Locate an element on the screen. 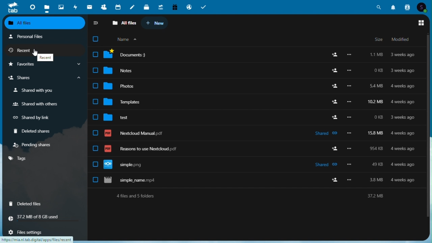  Contacts is located at coordinates (408, 6).